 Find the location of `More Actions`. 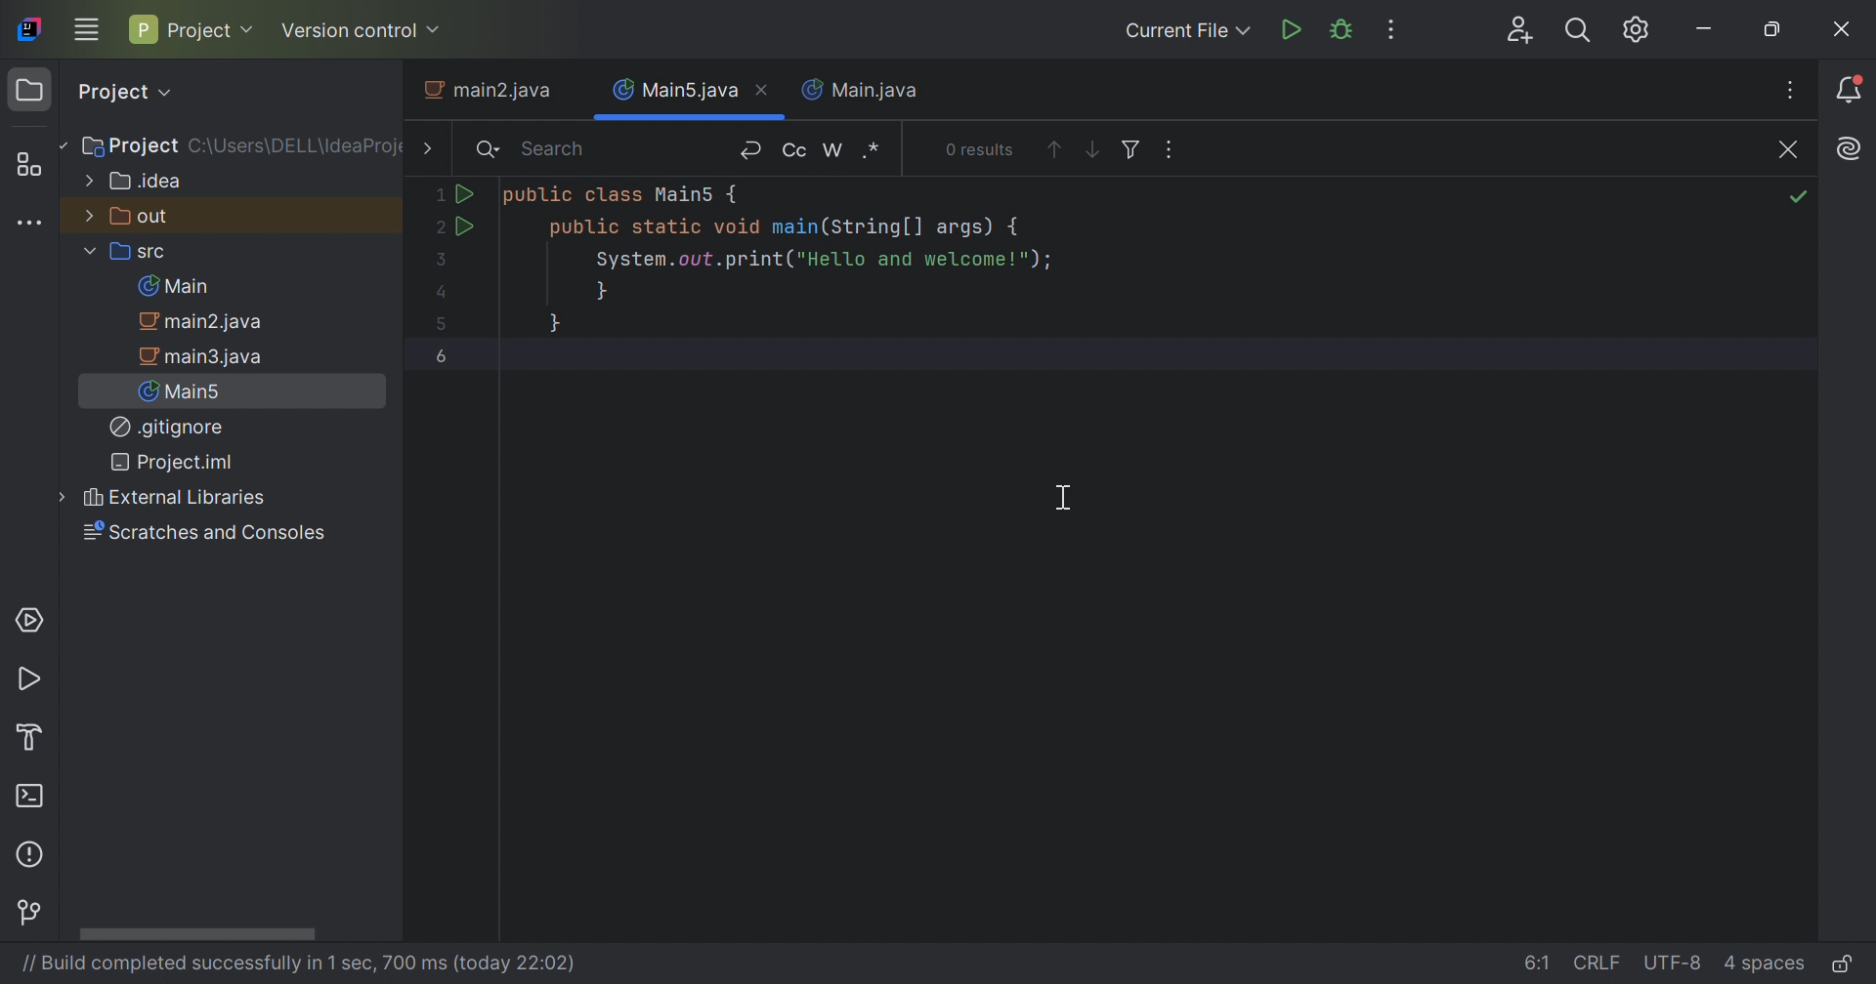

More Actions is located at coordinates (1387, 29).